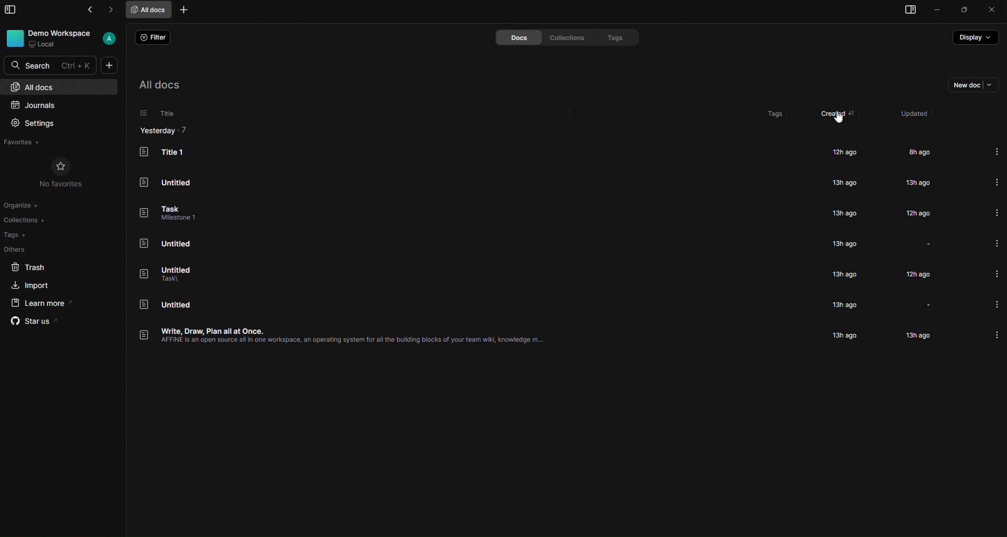  I want to click on collections, so click(568, 38).